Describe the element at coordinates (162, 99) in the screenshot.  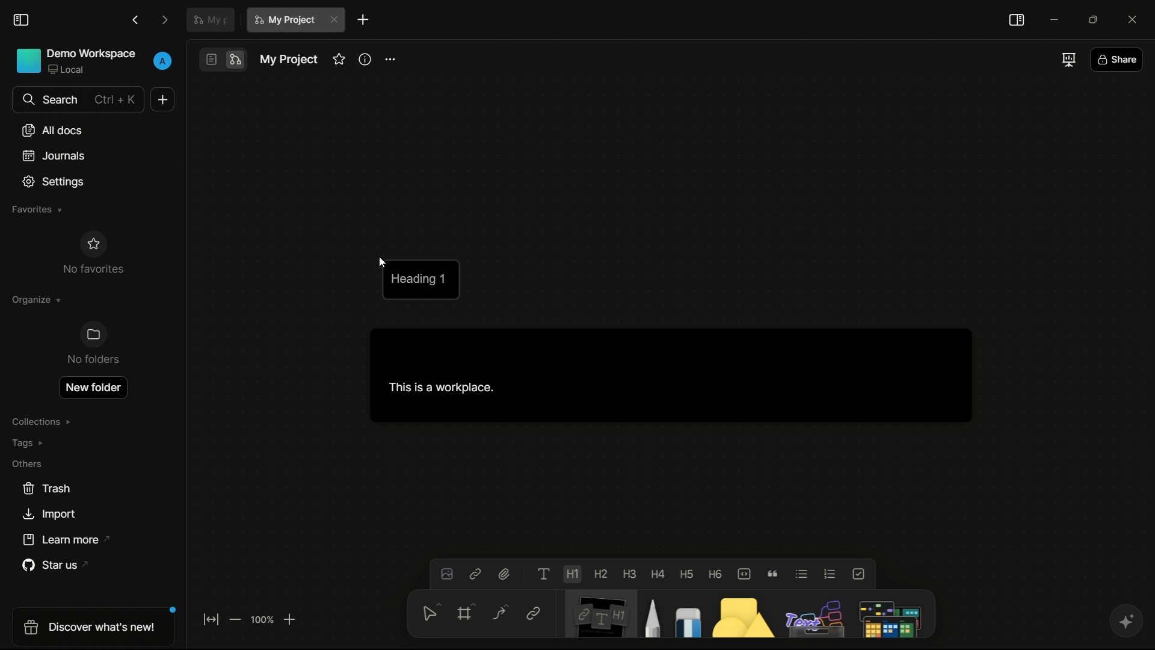
I see `new document` at that location.